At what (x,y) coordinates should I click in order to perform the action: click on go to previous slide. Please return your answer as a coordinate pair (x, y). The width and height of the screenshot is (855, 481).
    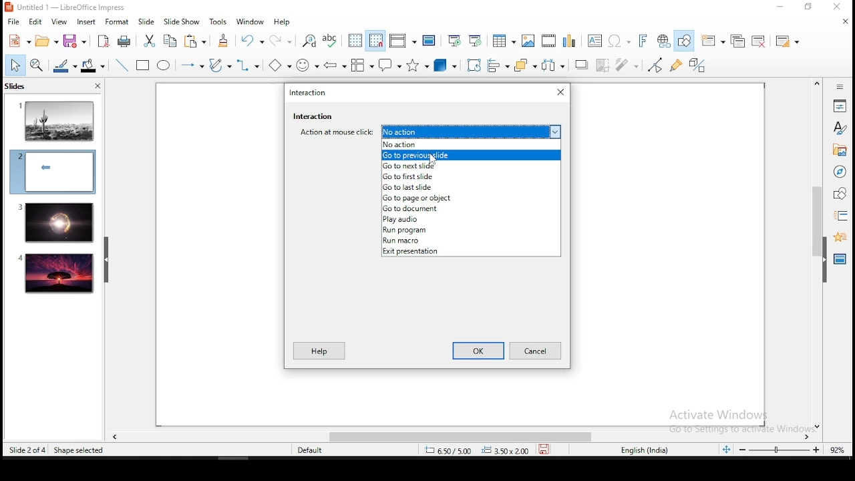
    Looking at the image, I should click on (472, 156).